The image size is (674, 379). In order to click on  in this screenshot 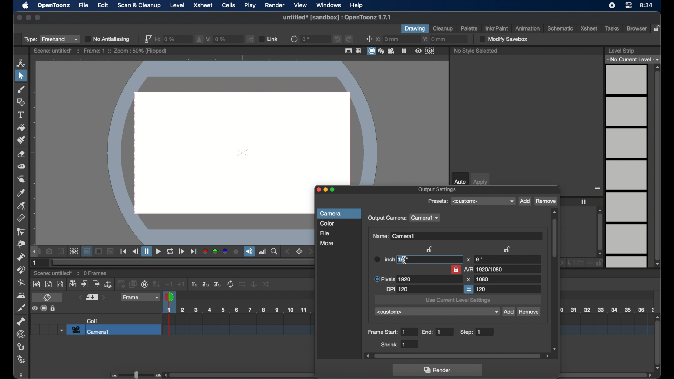, I will do `click(135, 252)`.